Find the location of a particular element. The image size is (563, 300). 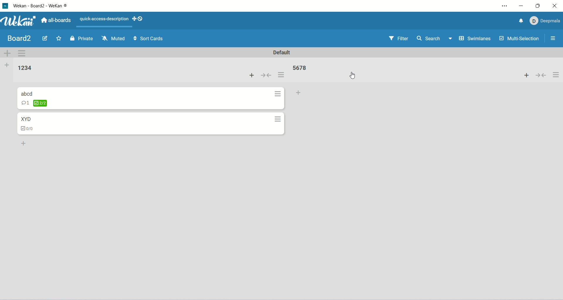

private is located at coordinates (80, 39).